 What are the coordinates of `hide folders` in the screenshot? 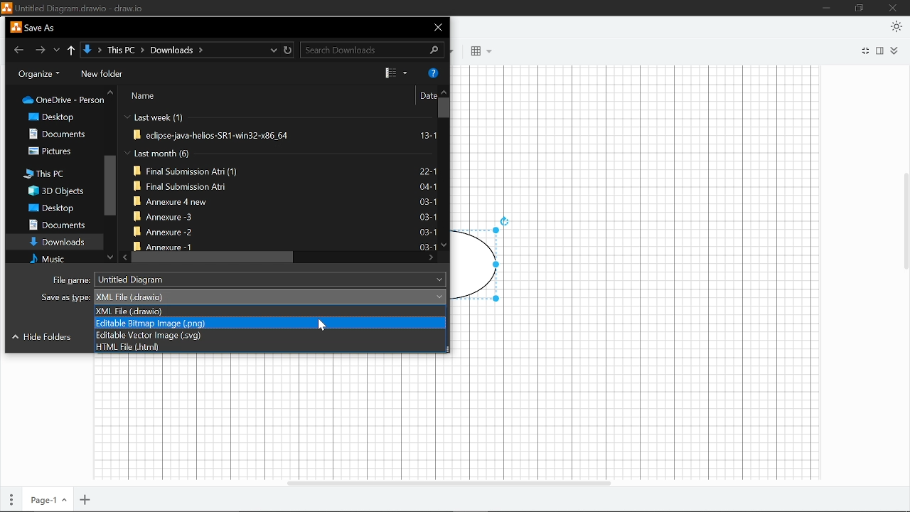 It's located at (43, 338).